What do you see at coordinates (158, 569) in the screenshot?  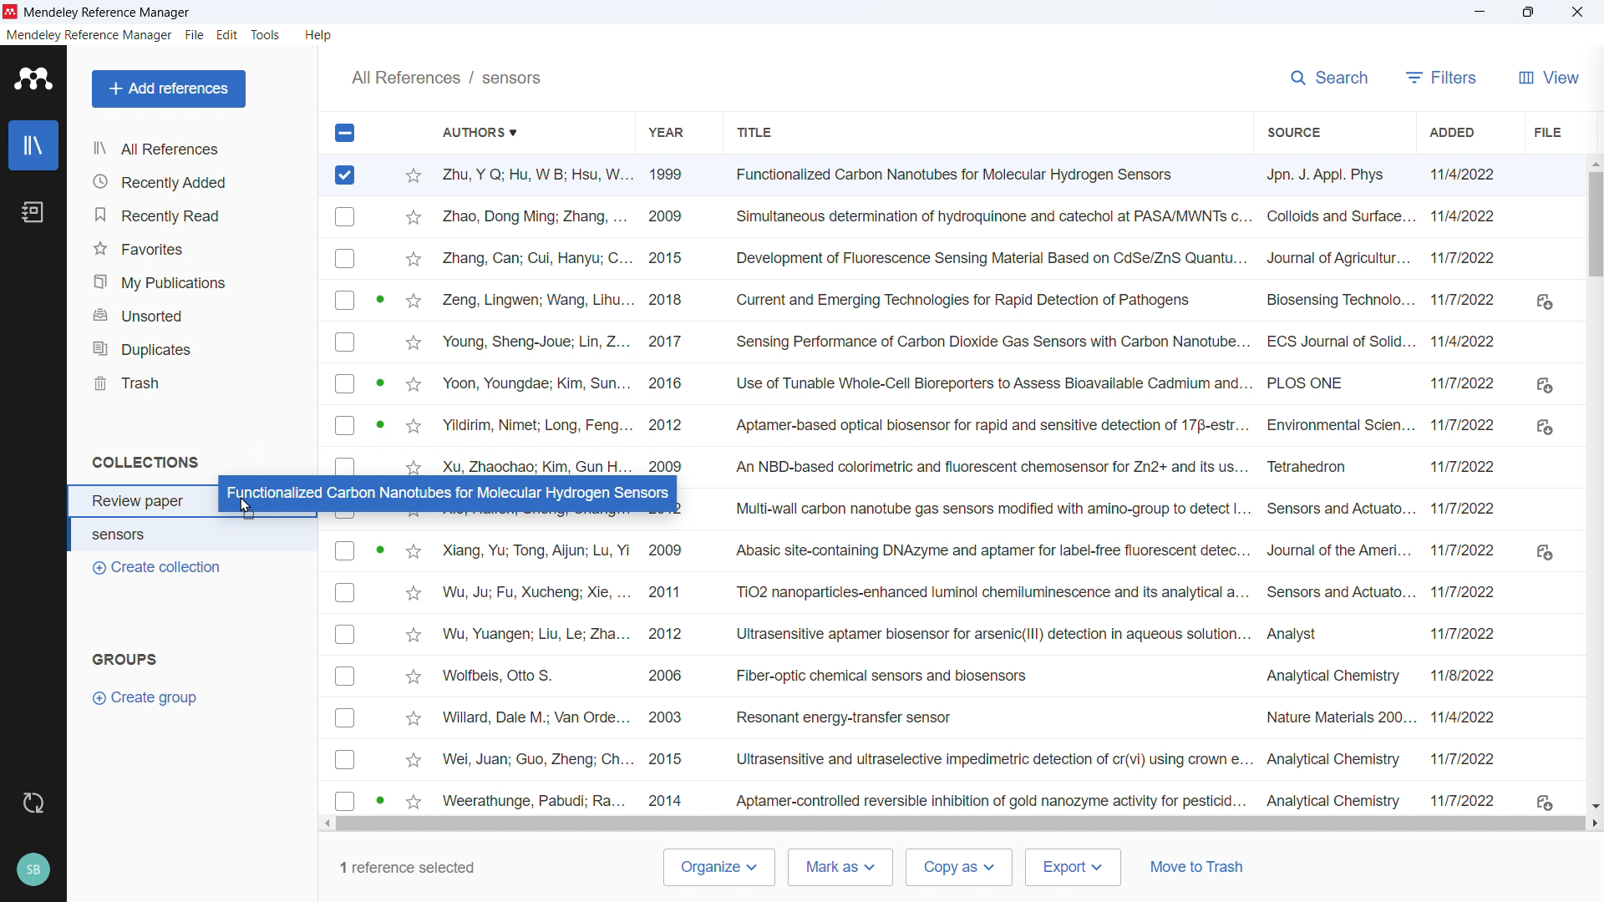 I see `Create collection ` at bounding box center [158, 569].